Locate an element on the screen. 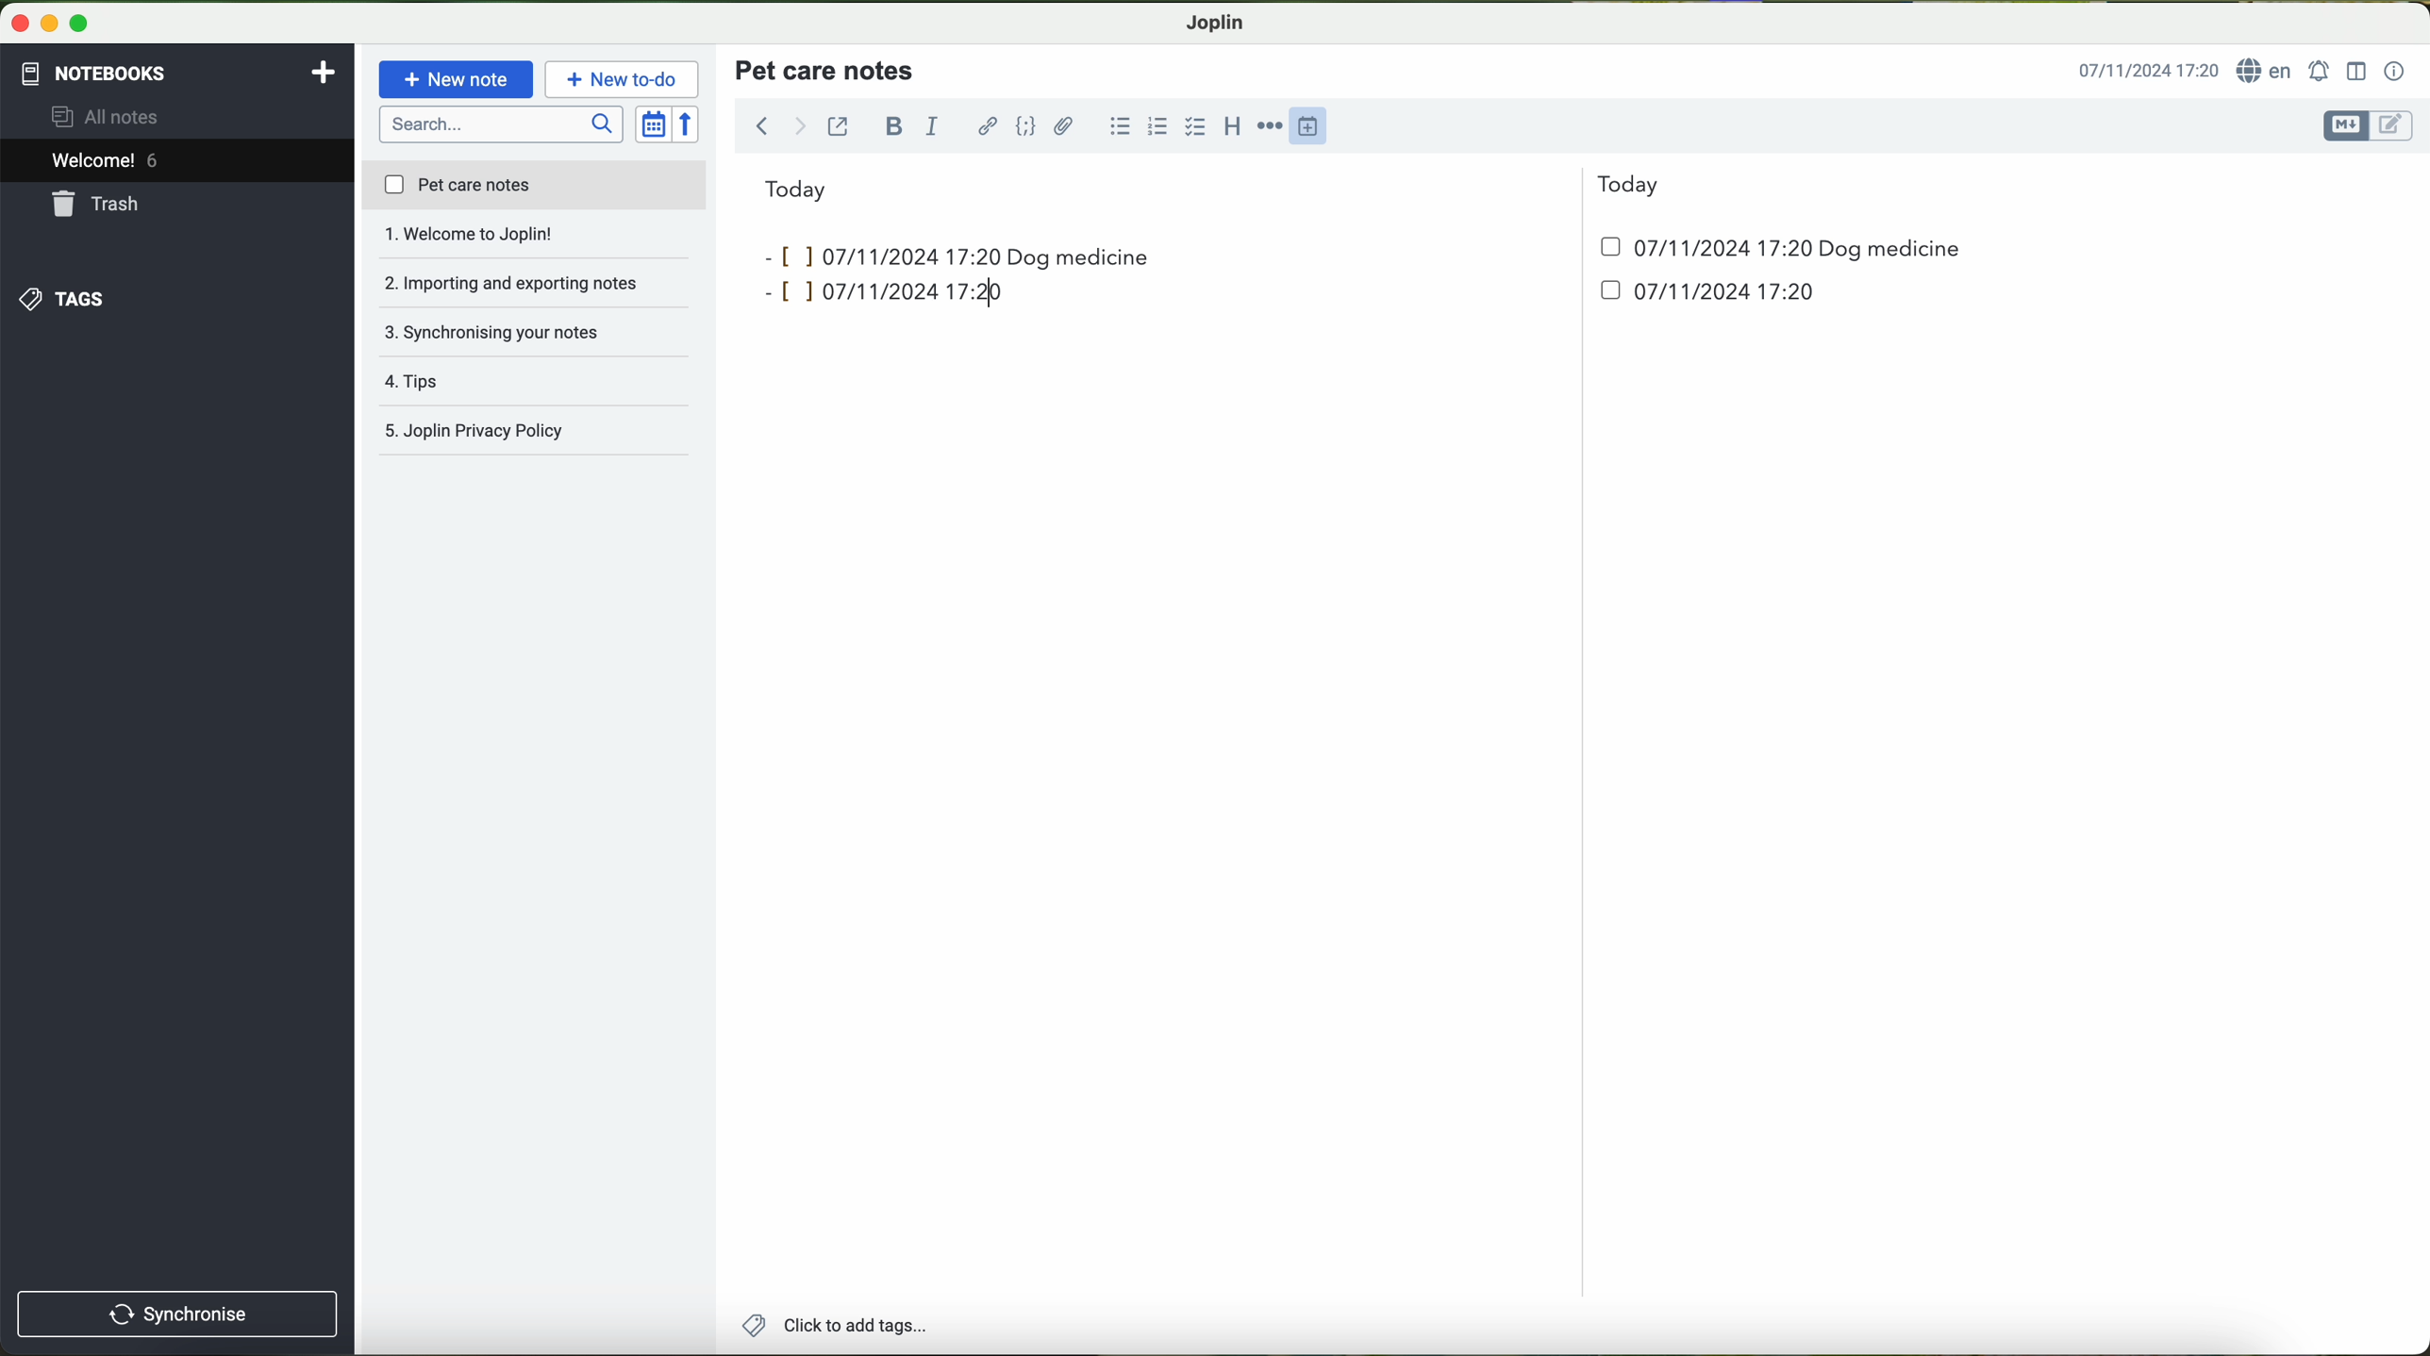  code is located at coordinates (1025, 125).